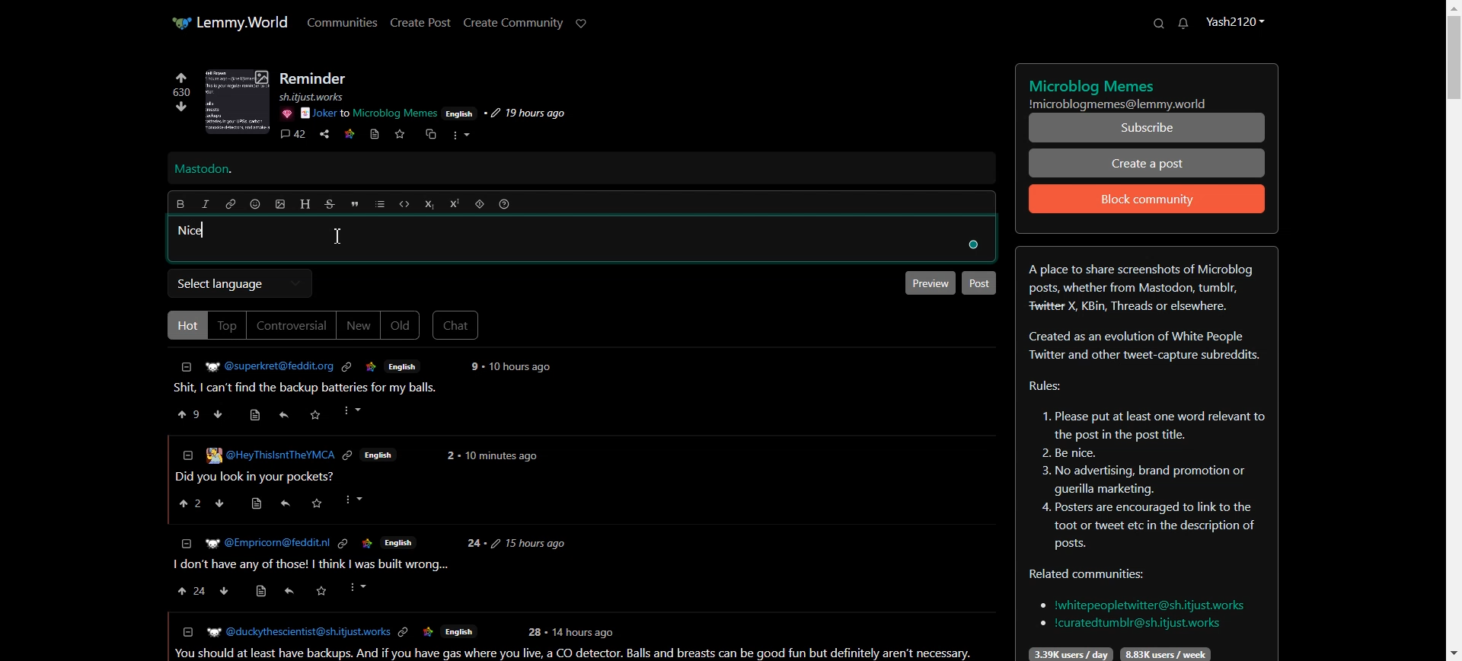 Image resolution: width=1462 pixels, height=661 pixels. I want to click on » 2, so click(187, 505).